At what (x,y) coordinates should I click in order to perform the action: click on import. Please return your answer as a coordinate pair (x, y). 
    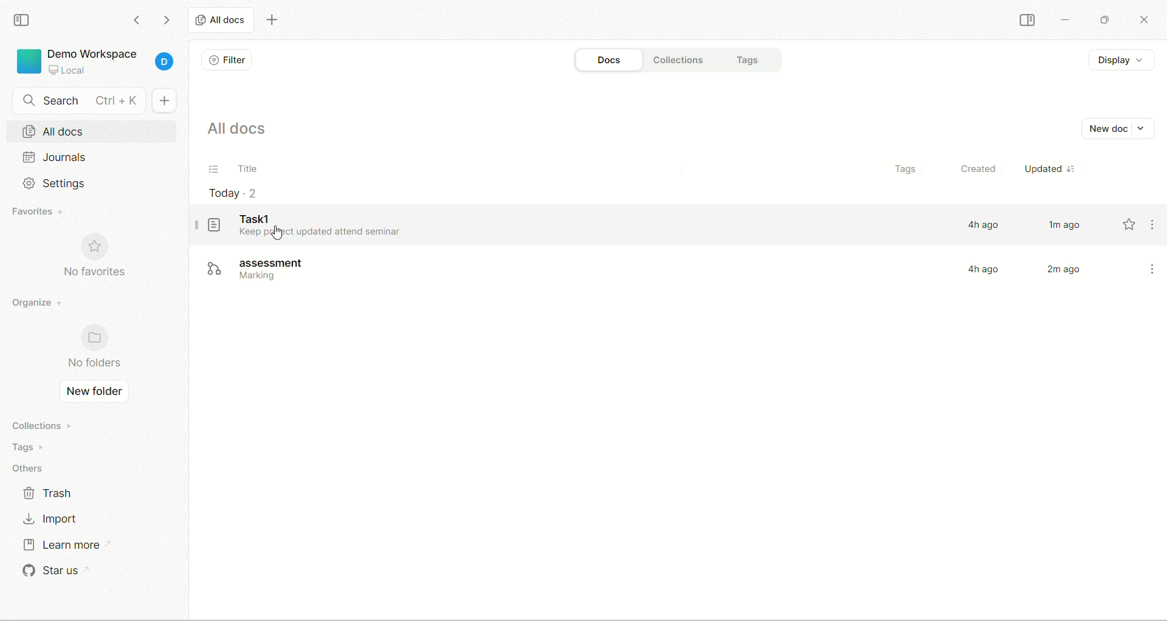
    Looking at the image, I should click on (50, 520).